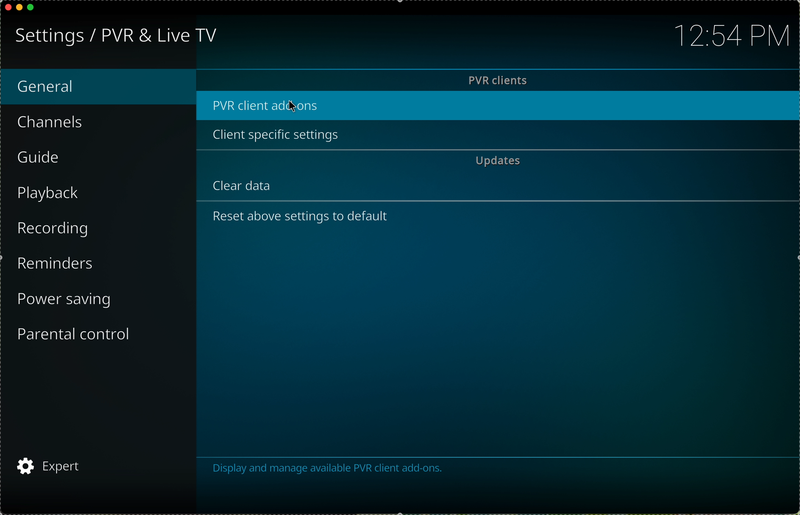 This screenshot has width=800, height=515. What do you see at coordinates (498, 81) in the screenshot?
I see `PVR clients` at bounding box center [498, 81].